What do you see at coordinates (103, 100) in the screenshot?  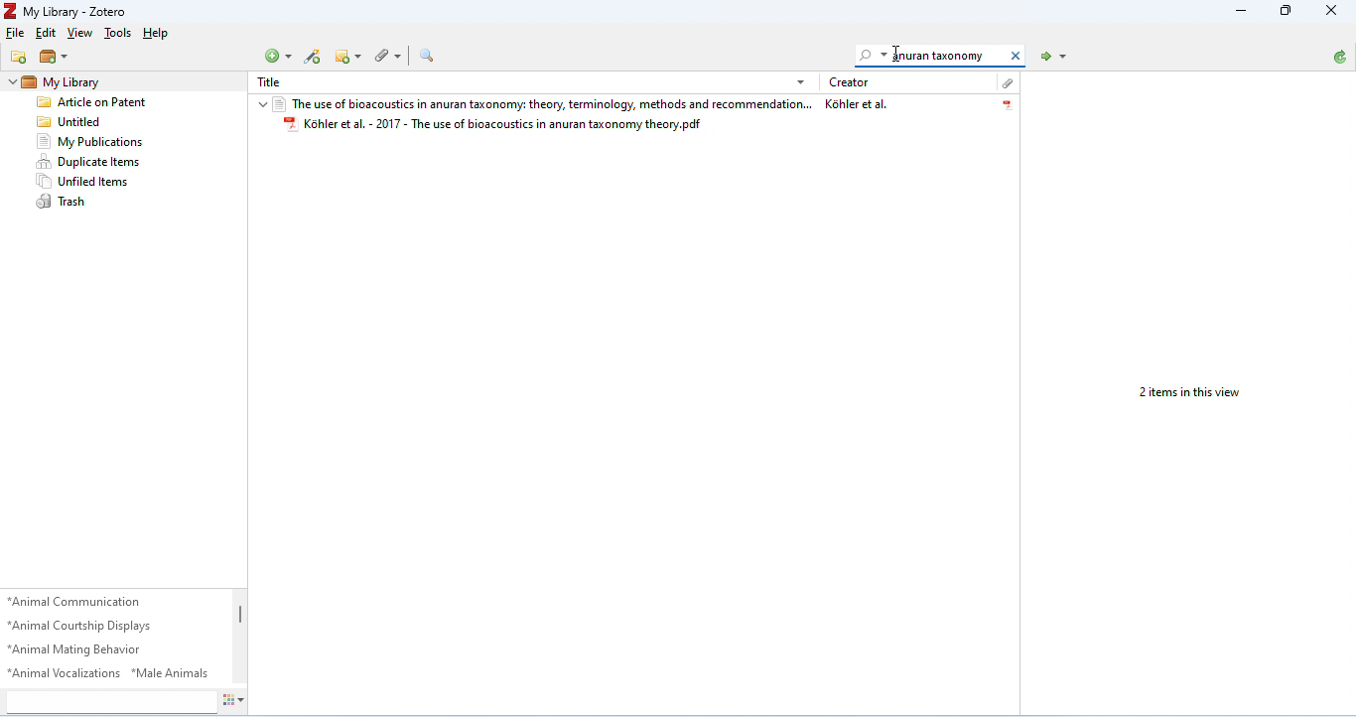 I see `[Za Article on Patent` at bounding box center [103, 100].